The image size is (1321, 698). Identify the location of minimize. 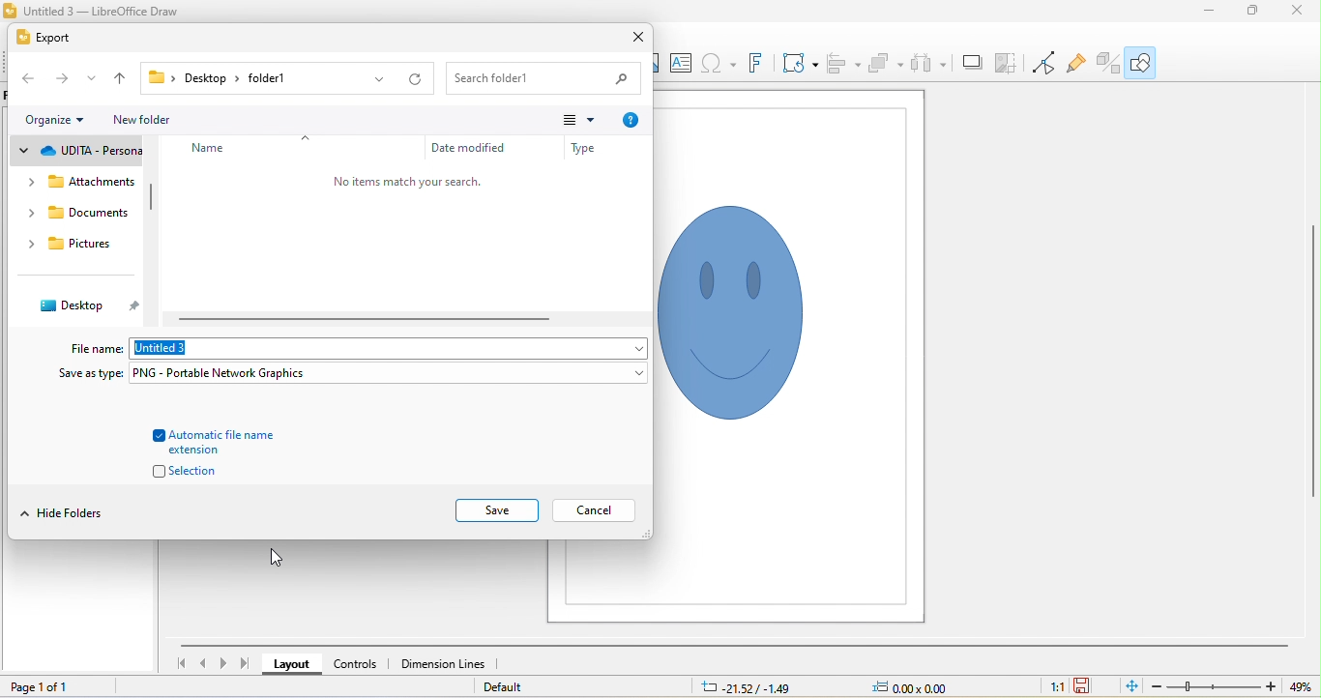
(1210, 11).